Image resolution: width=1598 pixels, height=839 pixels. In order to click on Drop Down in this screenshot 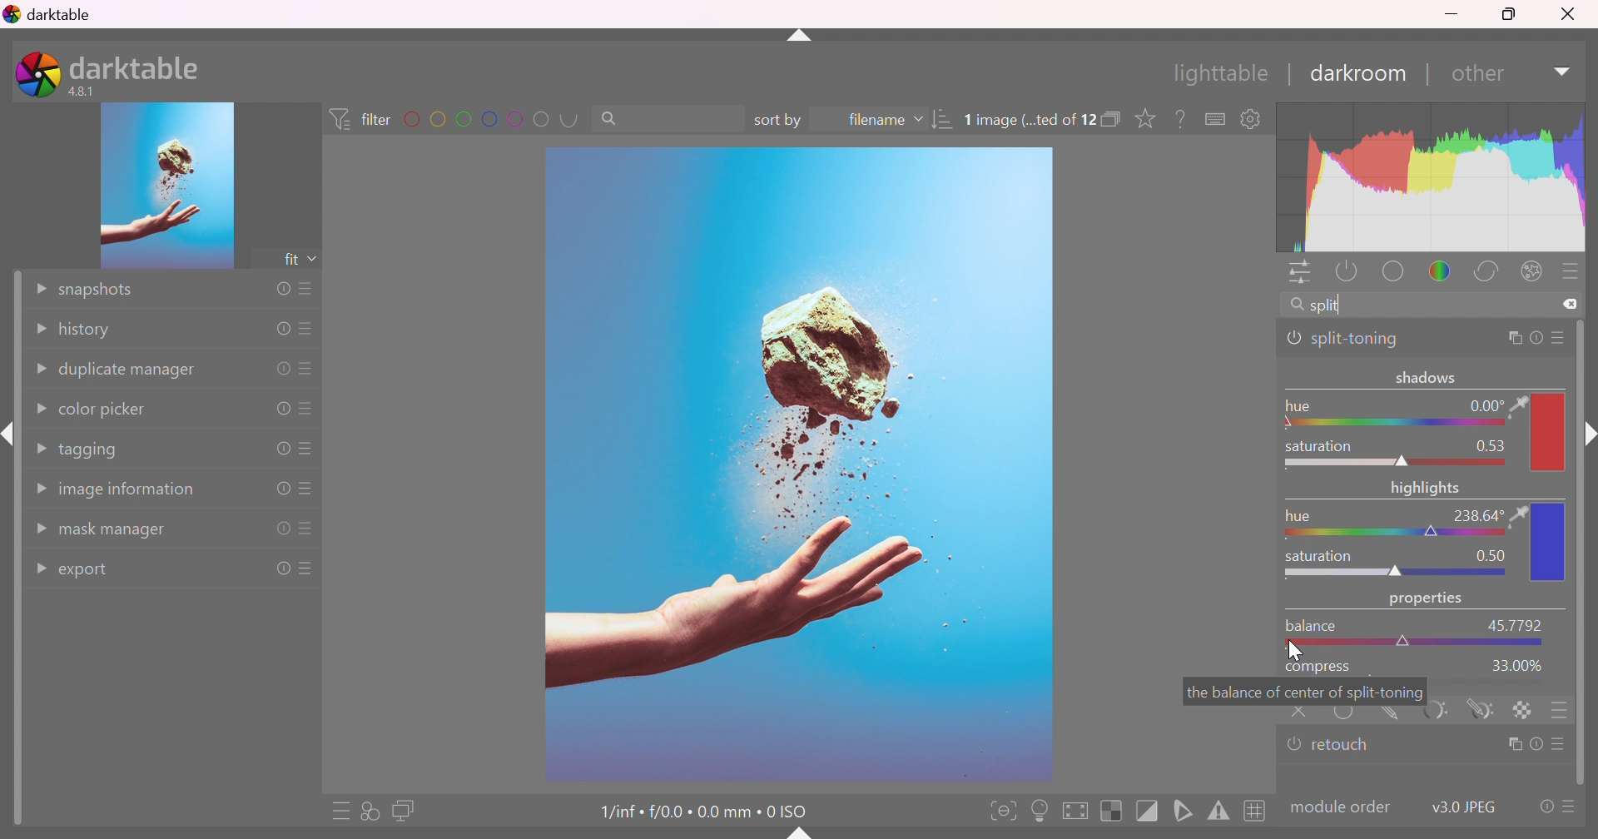, I will do `click(42, 368)`.